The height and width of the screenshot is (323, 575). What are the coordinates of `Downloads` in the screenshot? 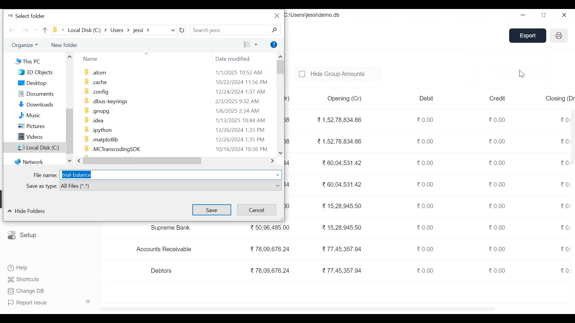 It's located at (36, 104).